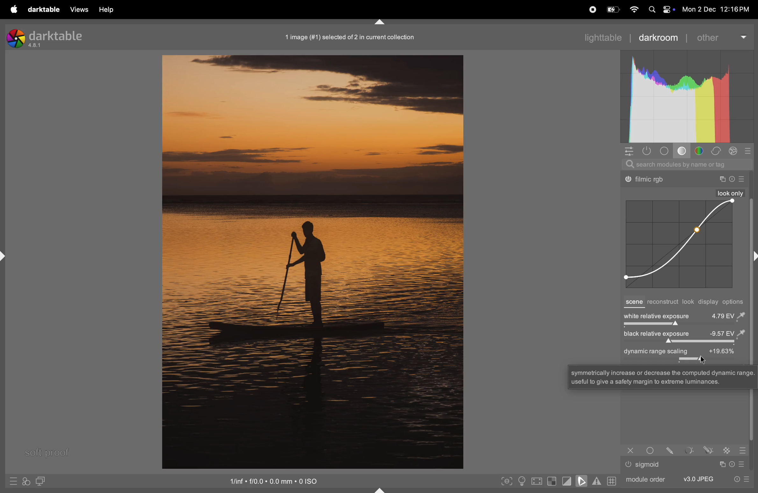 The width and height of the screenshot is (758, 493). What do you see at coordinates (721, 464) in the screenshot?
I see `` at bounding box center [721, 464].